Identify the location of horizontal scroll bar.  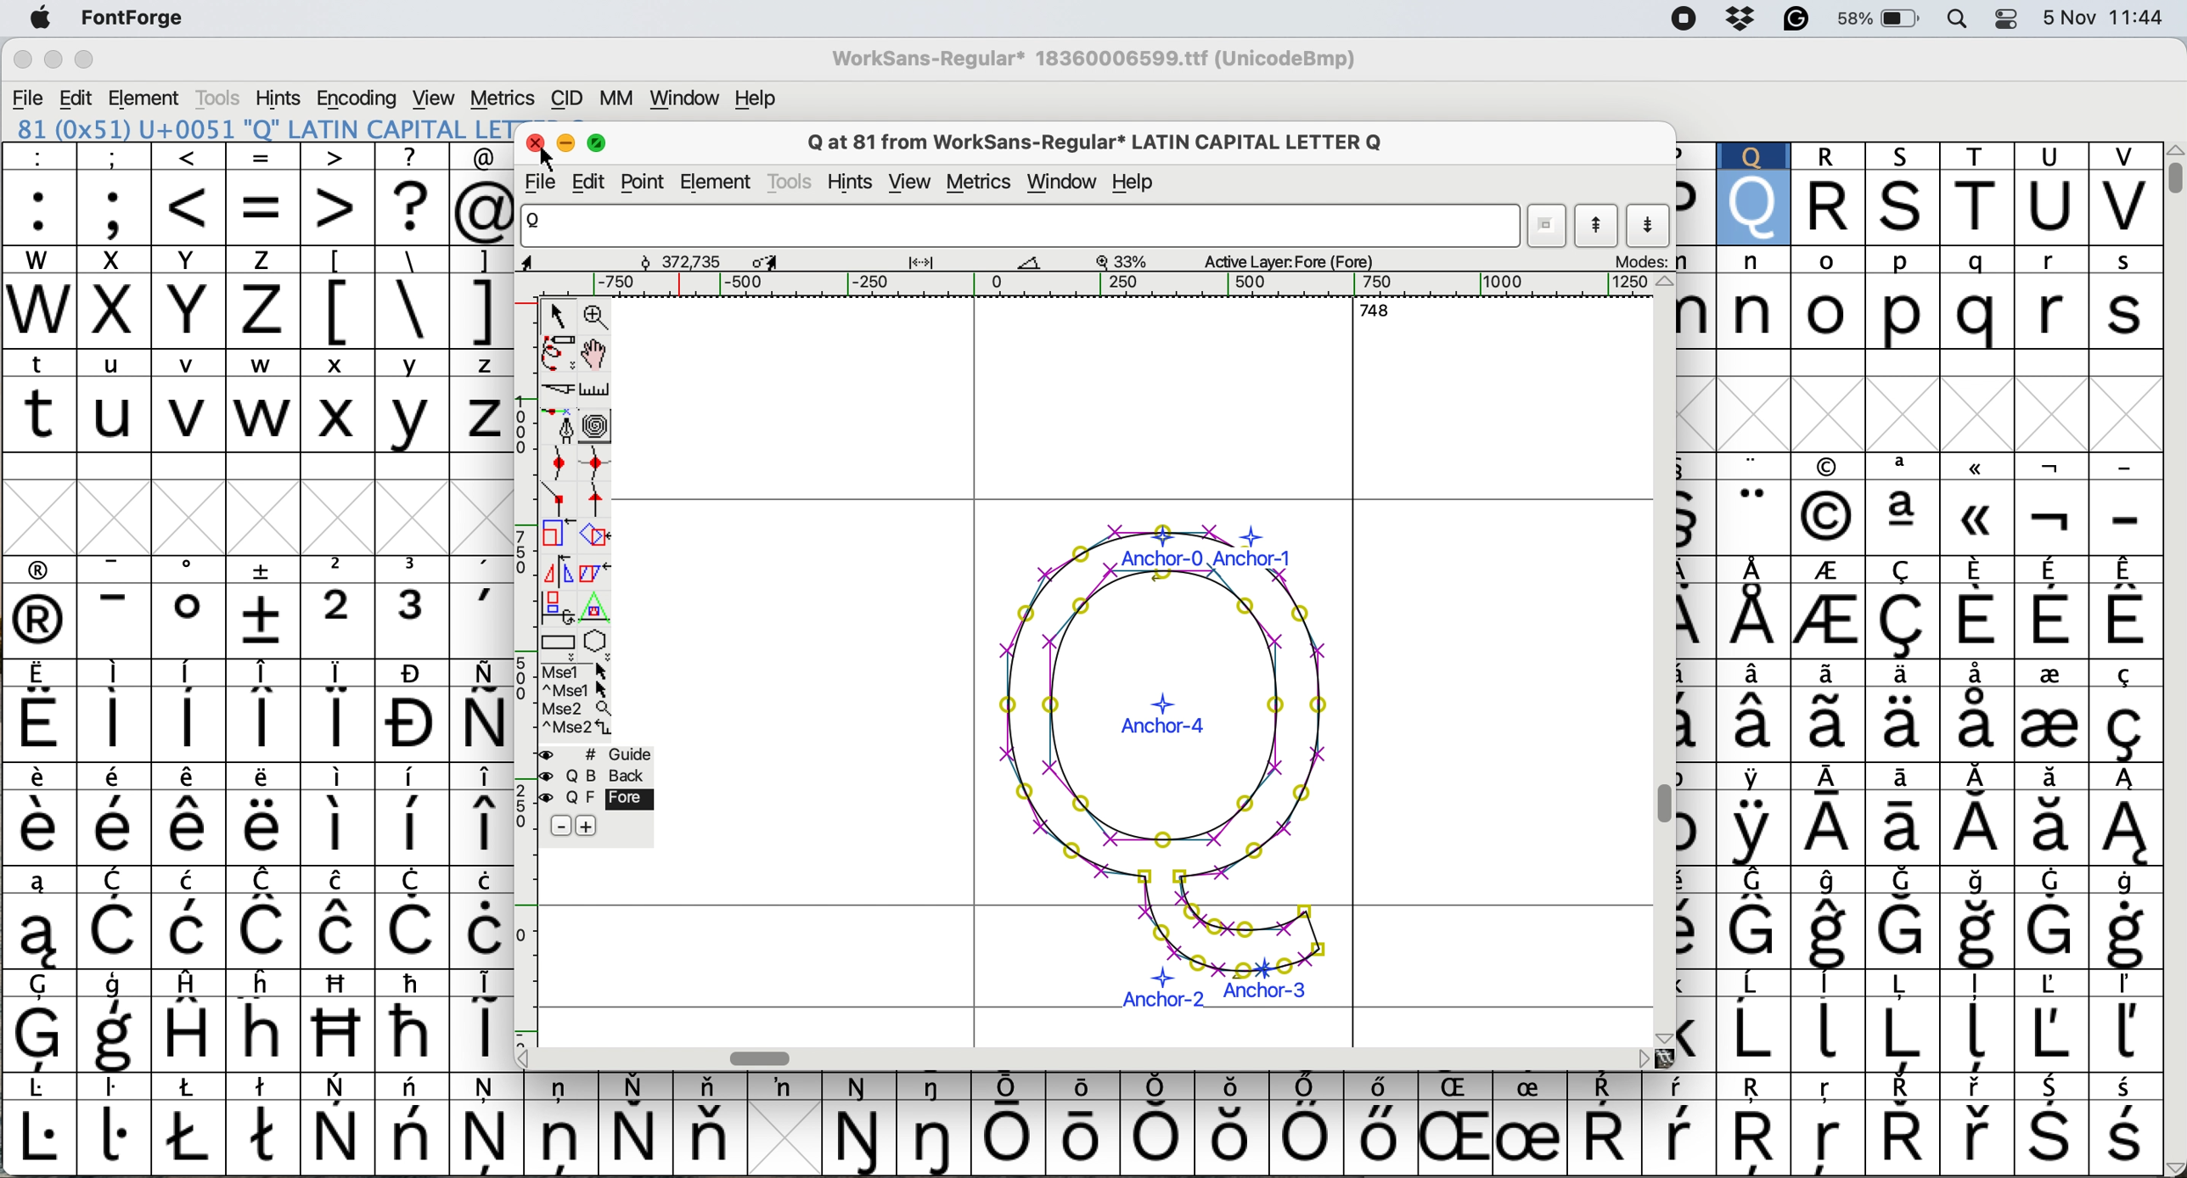
(1364, 309).